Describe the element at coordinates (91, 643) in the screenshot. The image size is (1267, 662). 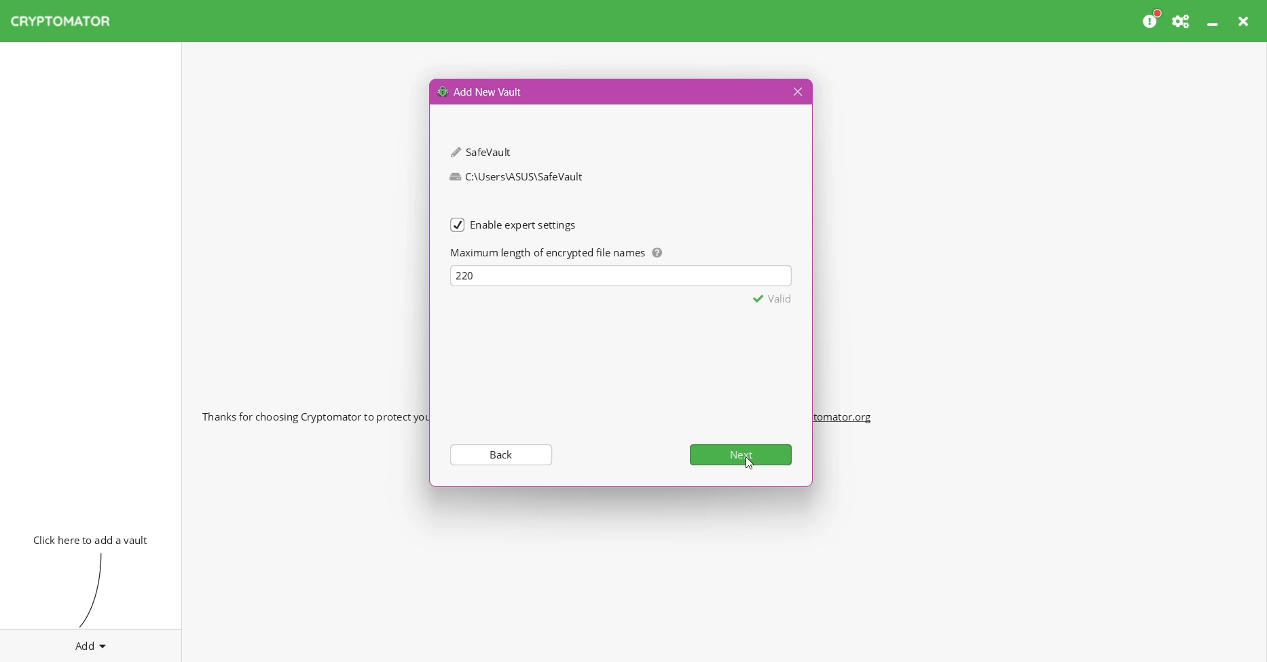
I see `Add` at that location.